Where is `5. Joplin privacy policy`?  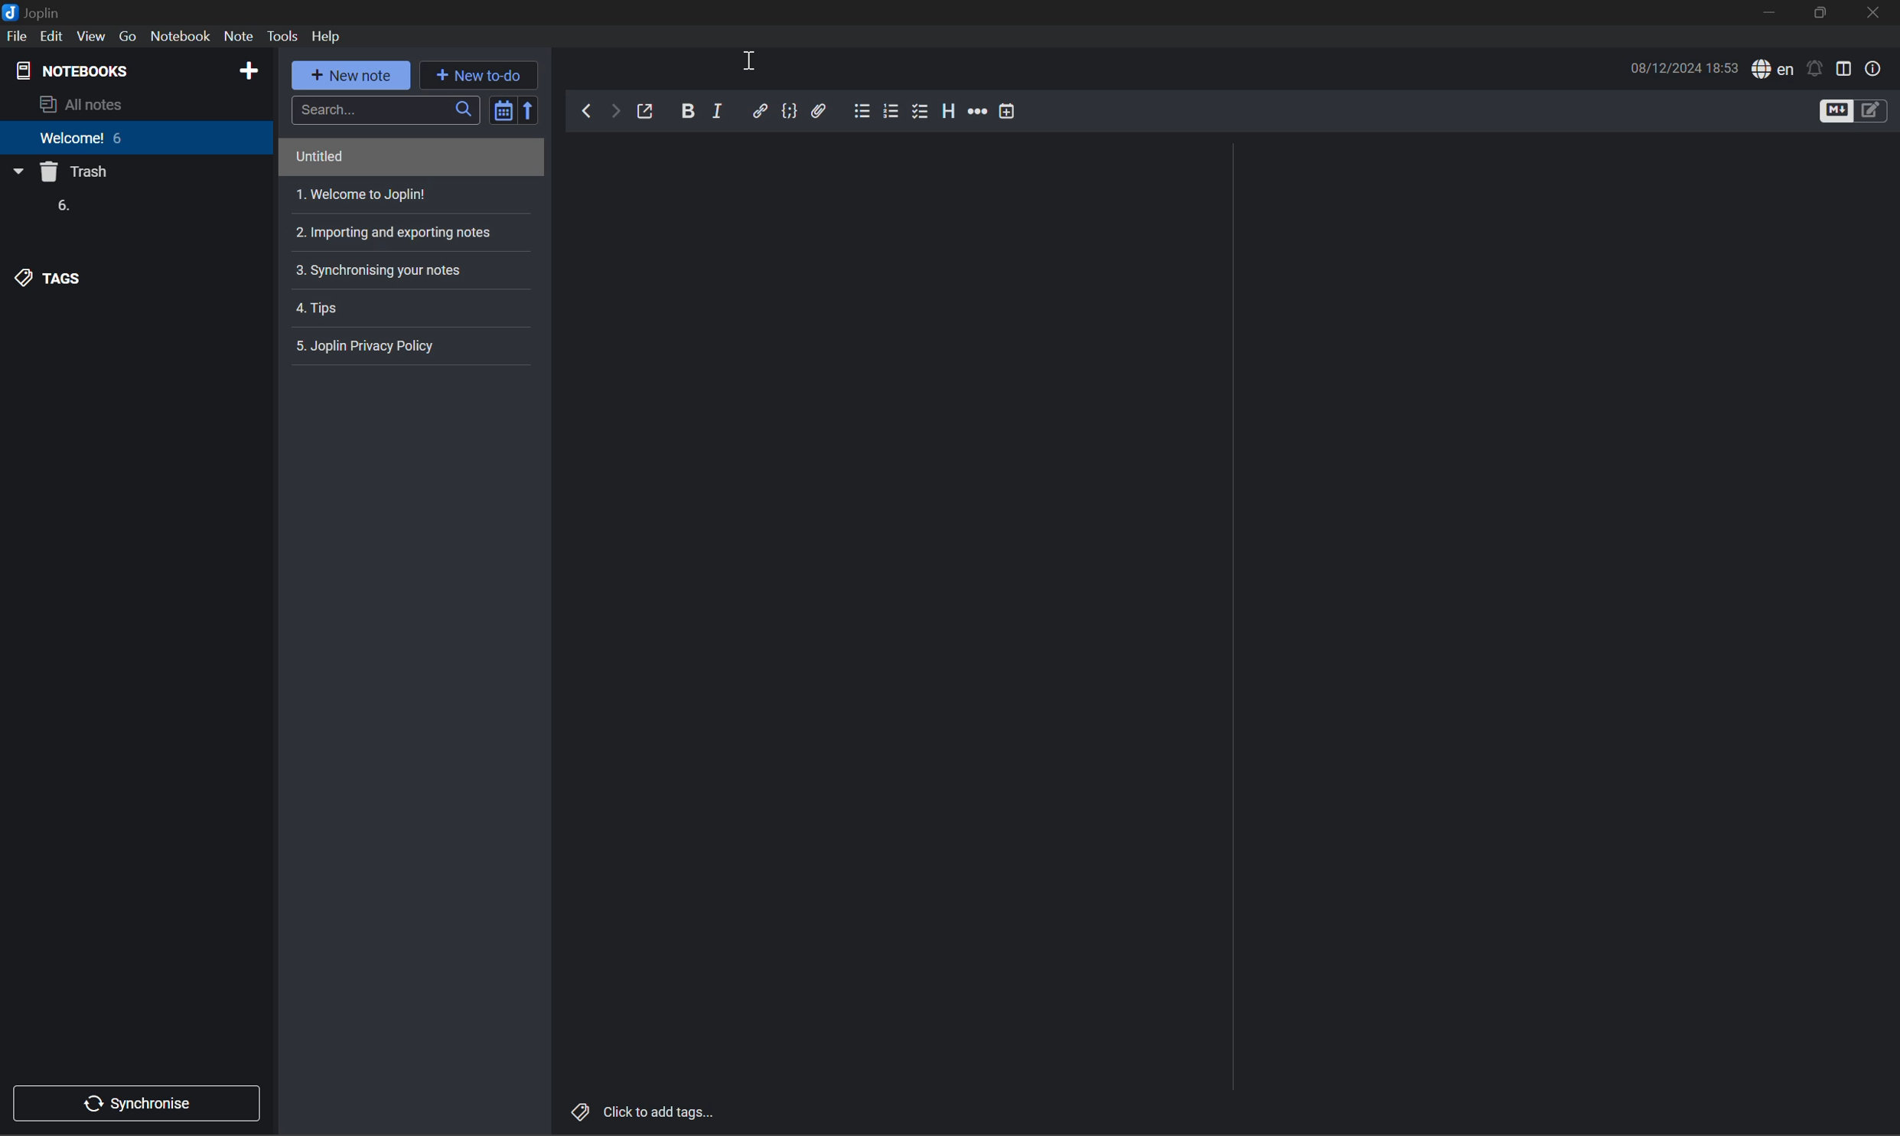
5. Joplin privacy policy is located at coordinates (370, 344).